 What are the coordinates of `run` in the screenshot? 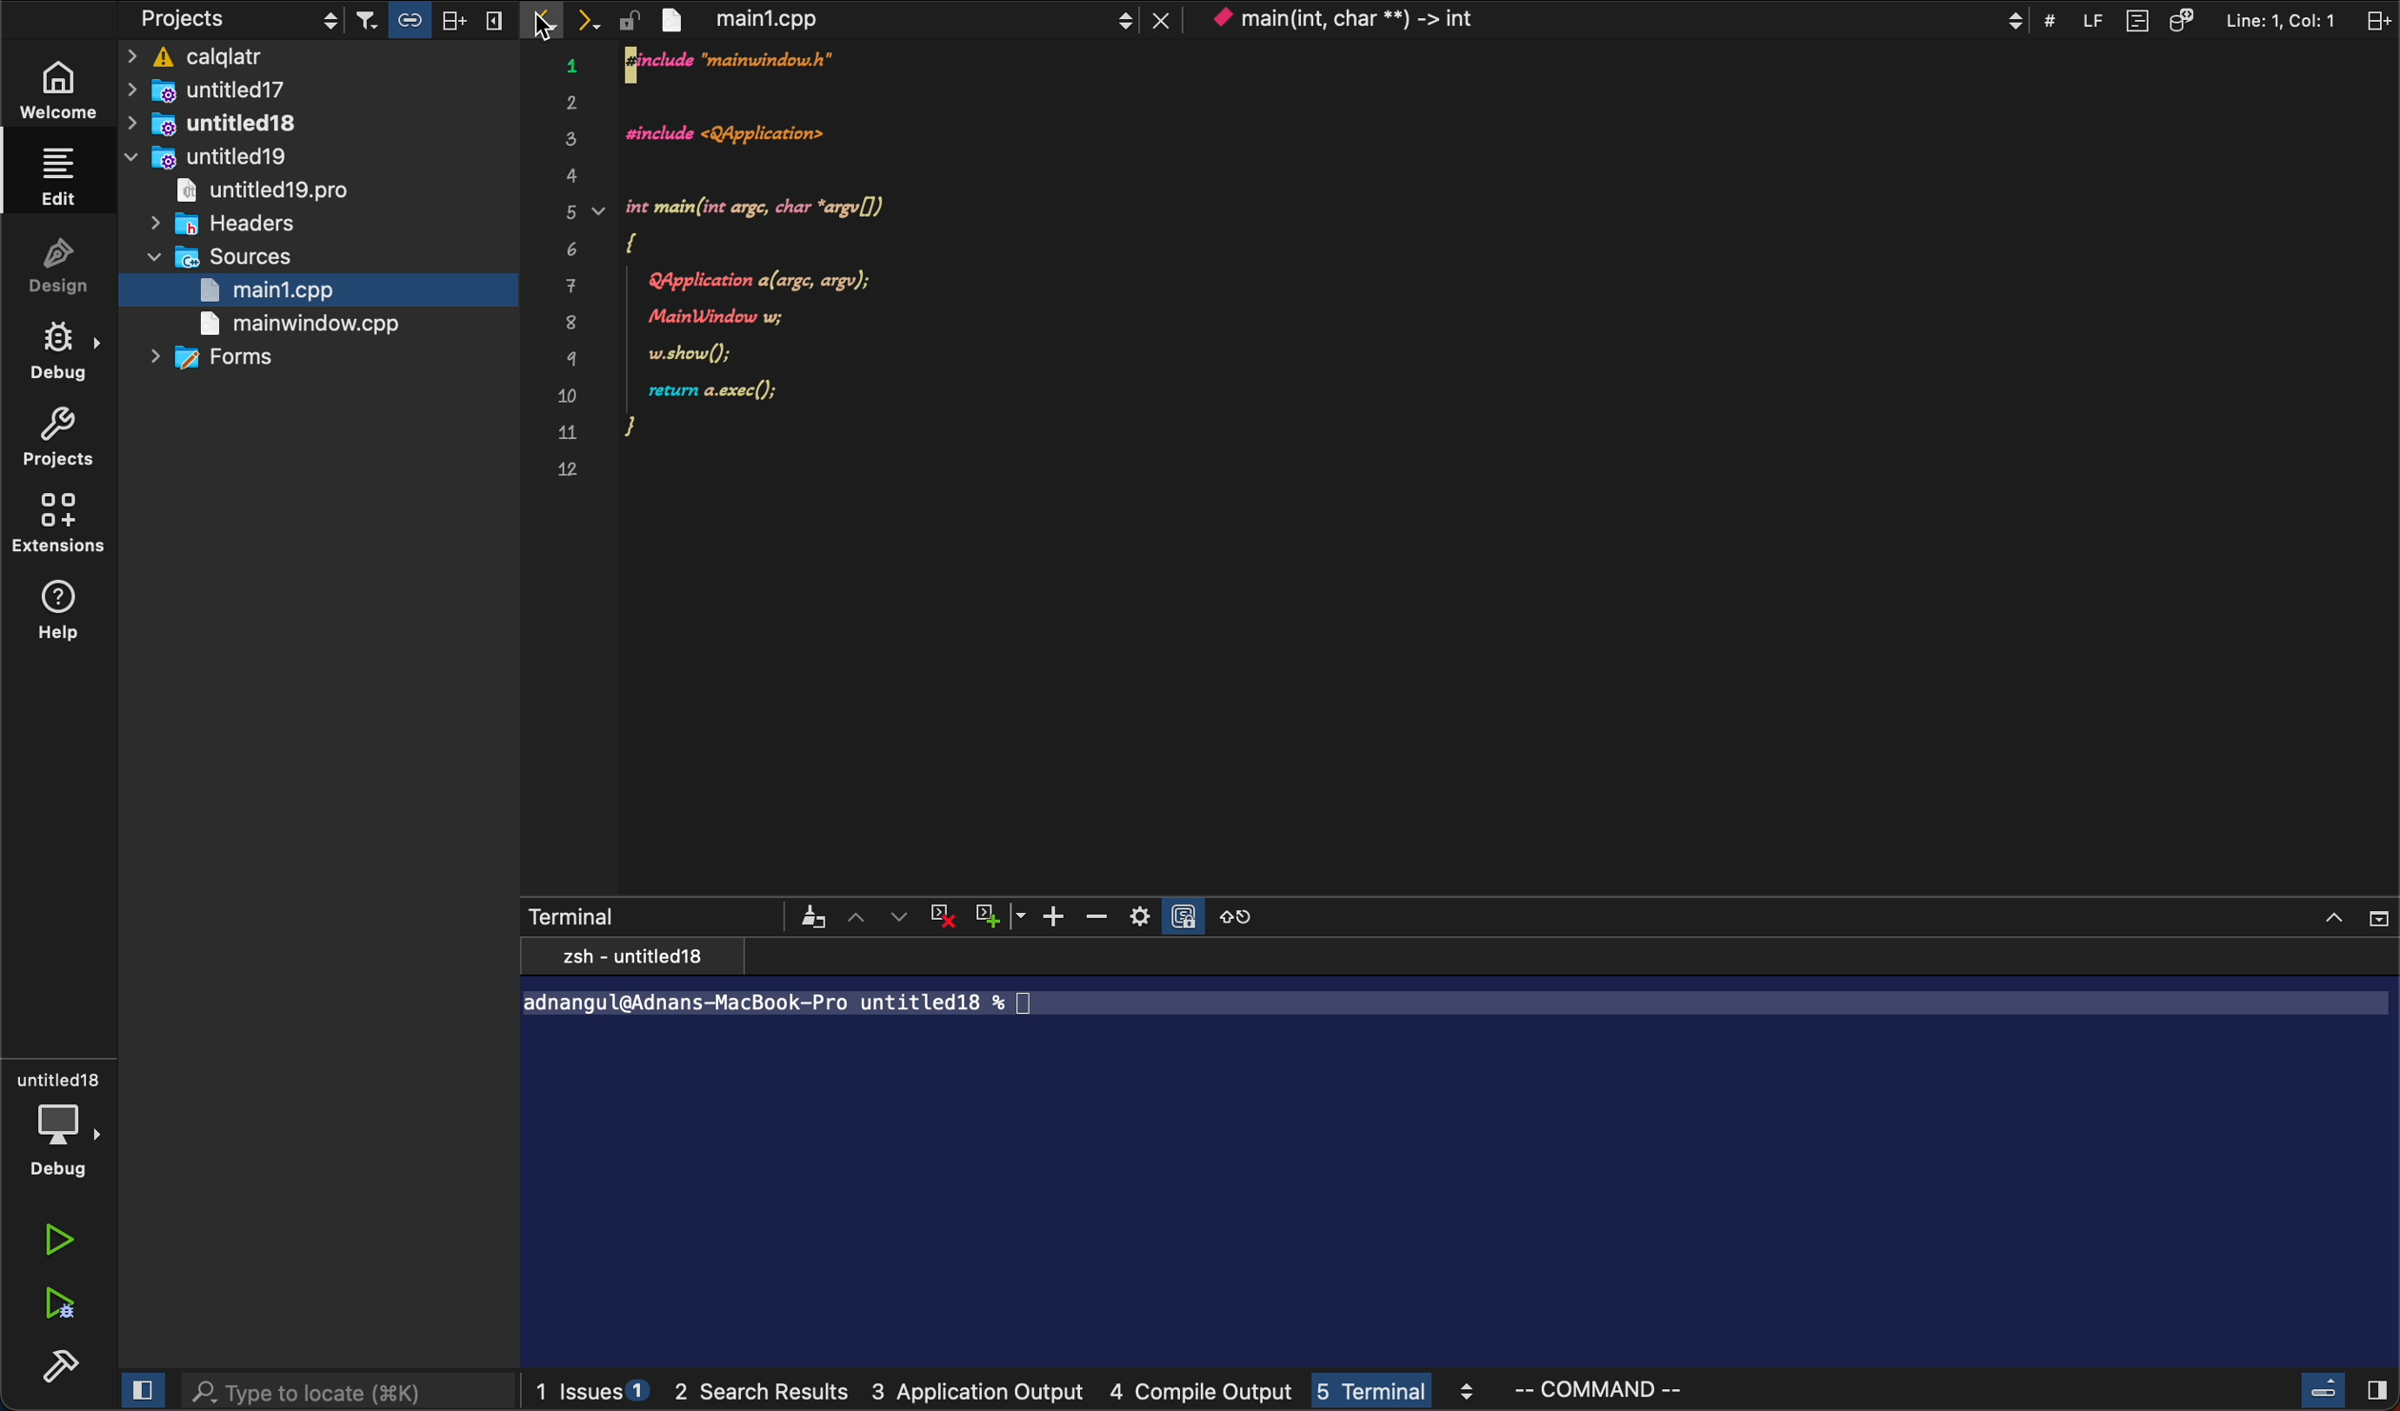 It's located at (64, 1239).